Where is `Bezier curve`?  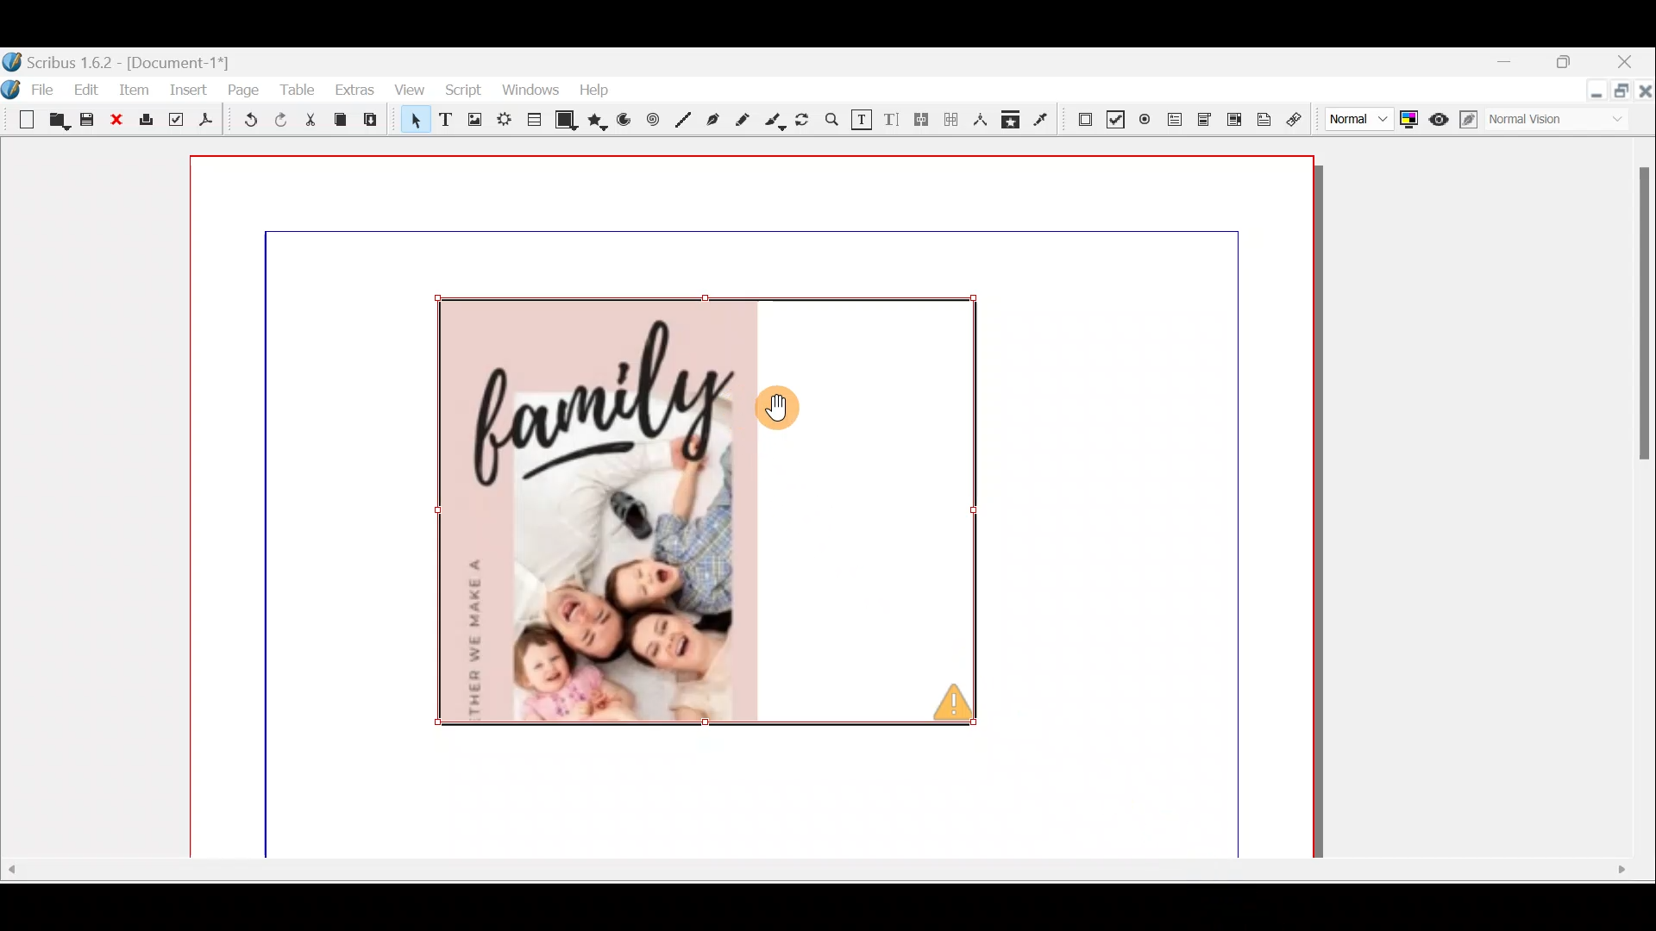
Bezier curve is located at coordinates (715, 122).